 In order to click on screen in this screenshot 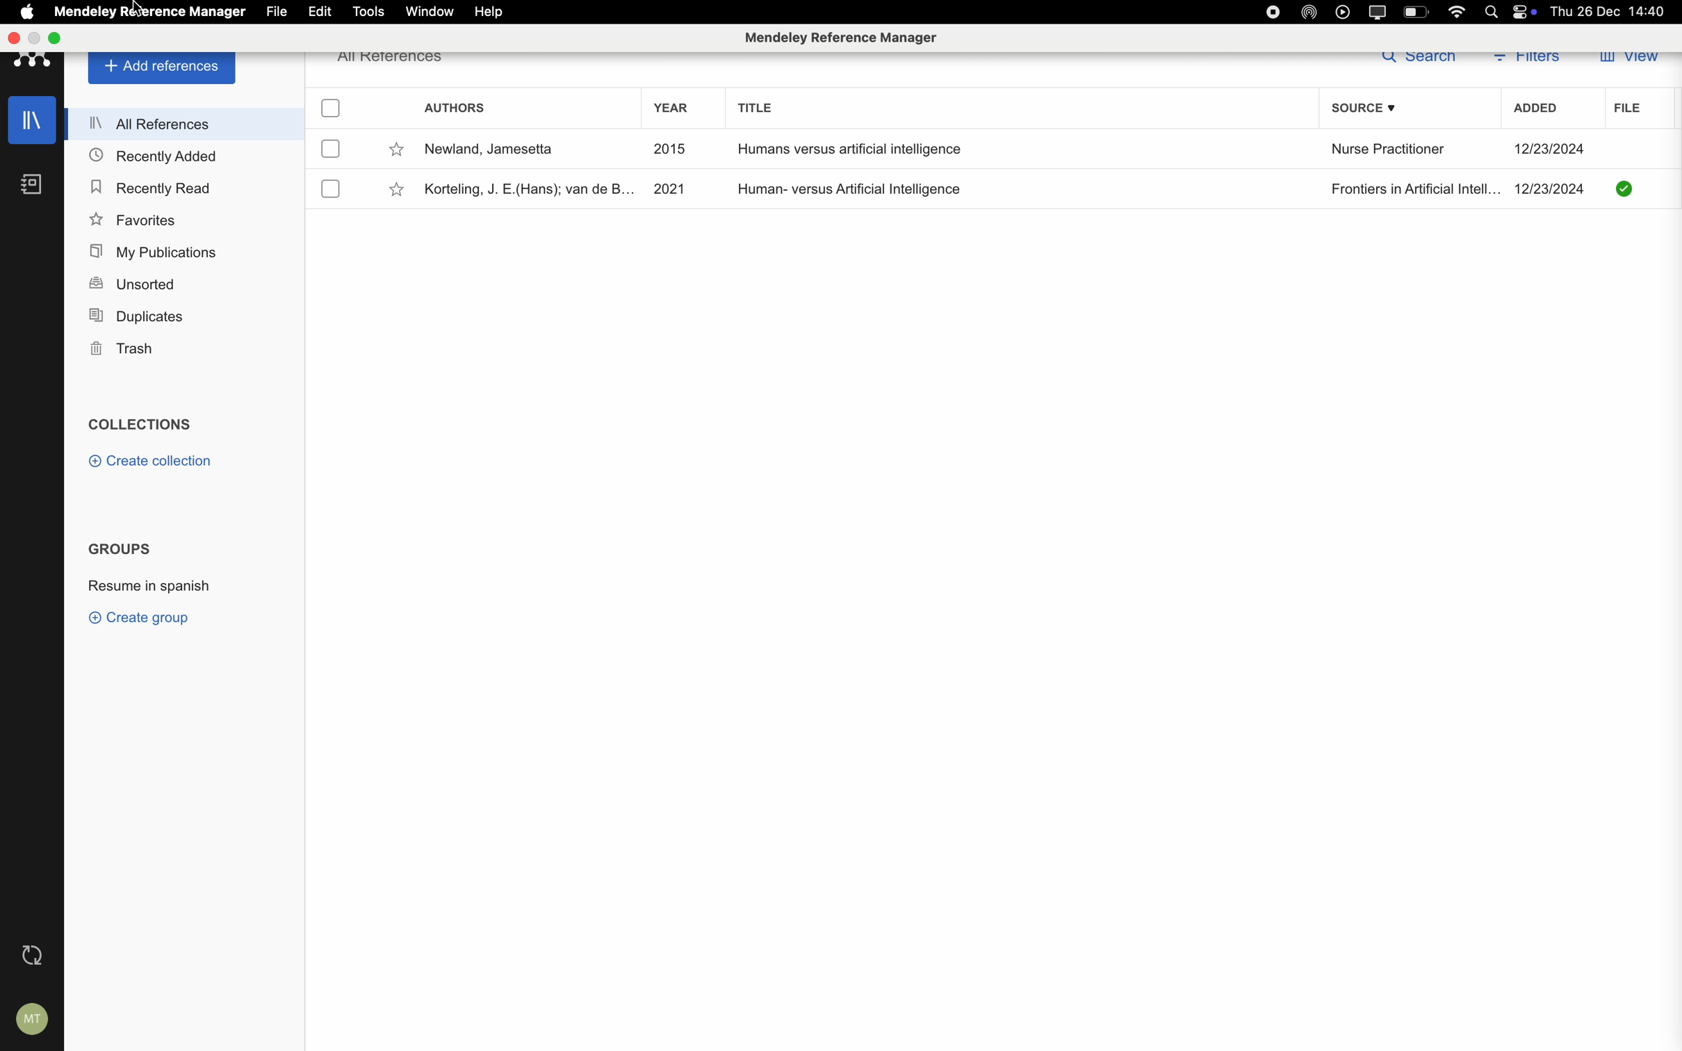, I will do `click(1380, 11)`.